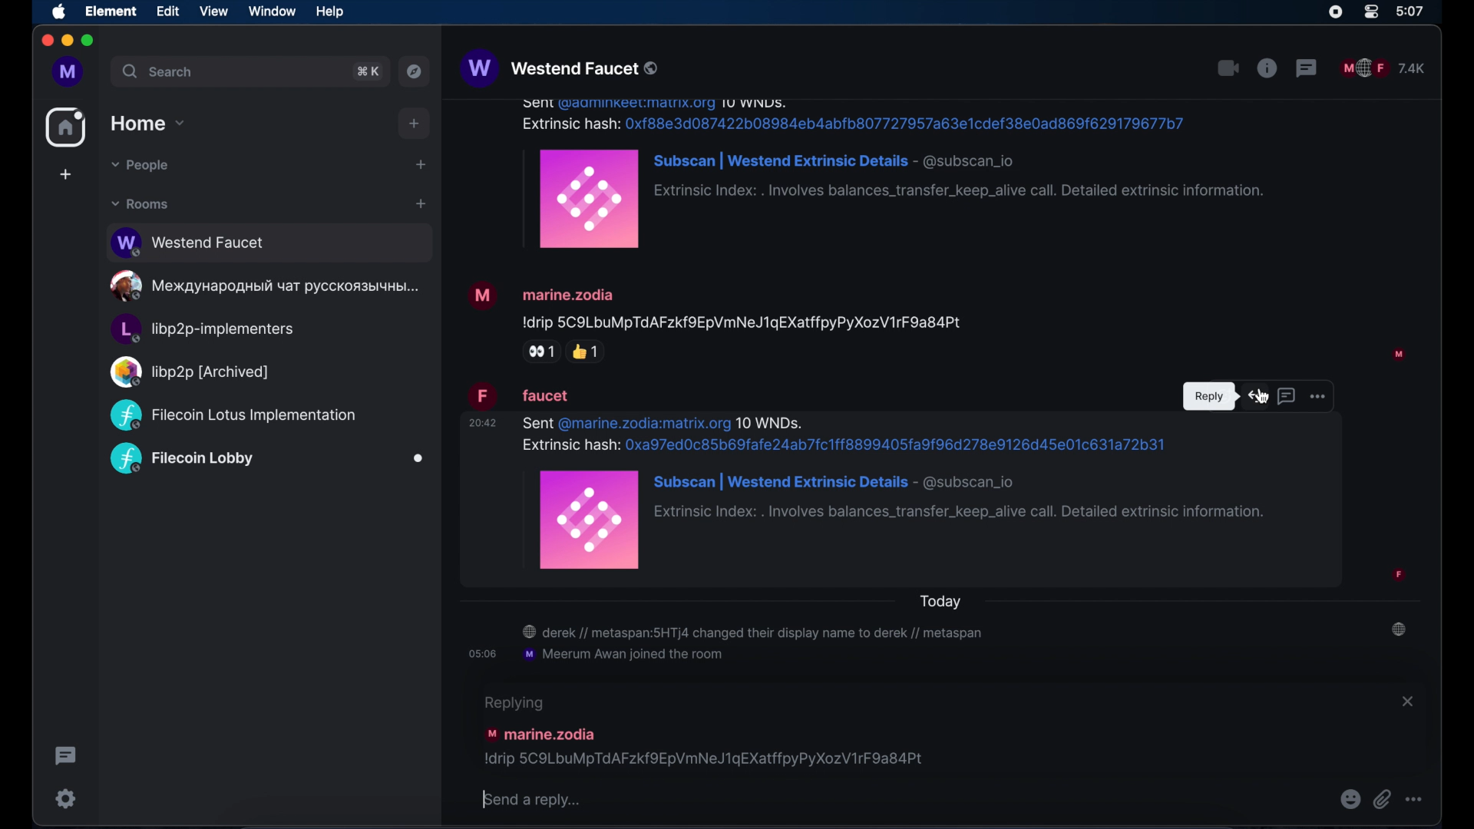 The image size is (1474, 829). What do you see at coordinates (706, 731) in the screenshot?
I see `replying to this message` at bounding box center [706, 731].